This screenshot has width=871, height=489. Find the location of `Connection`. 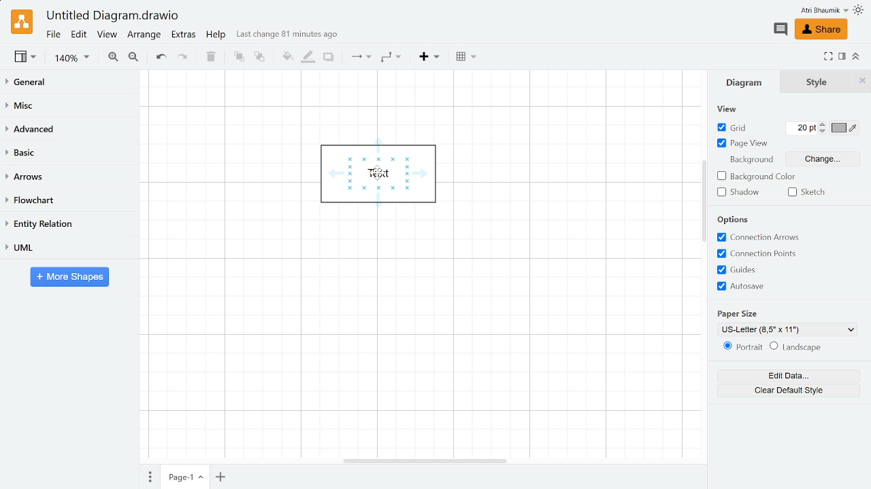

Connection is located at coordinates (358, 58).